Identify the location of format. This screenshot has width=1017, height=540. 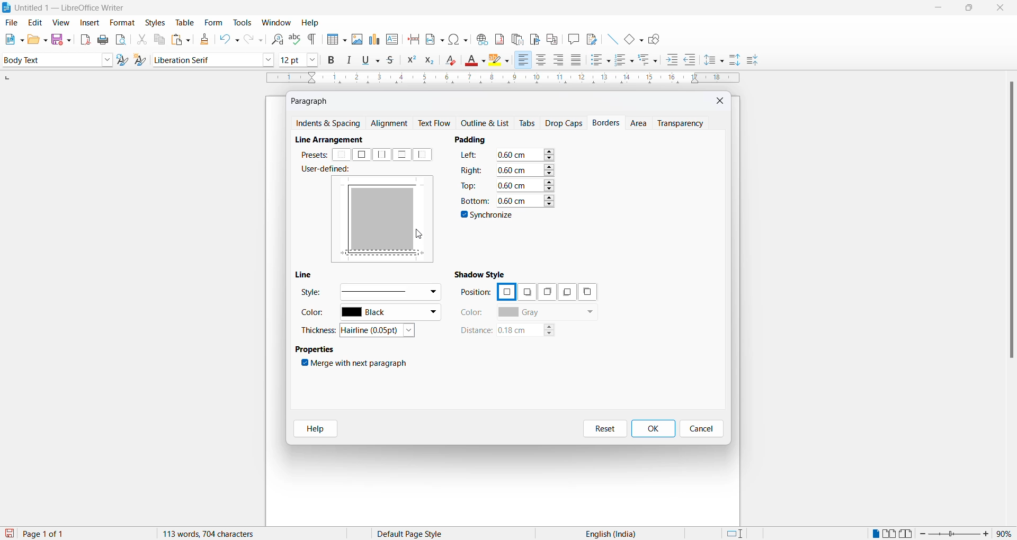
(120, 23).